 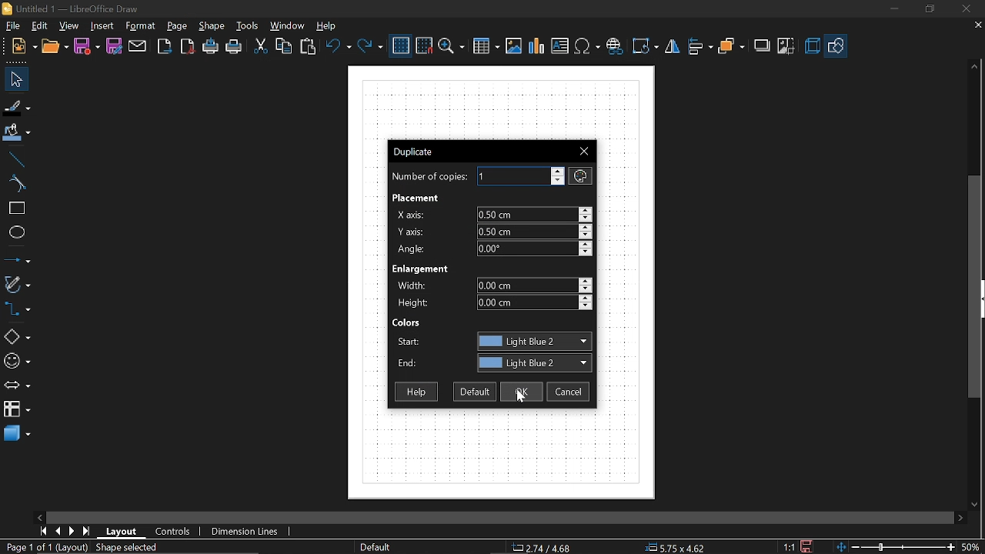 What do you see at coordinates (82, 548) in the screenshot?
I see `Current page` at bounding box center [82, 548].